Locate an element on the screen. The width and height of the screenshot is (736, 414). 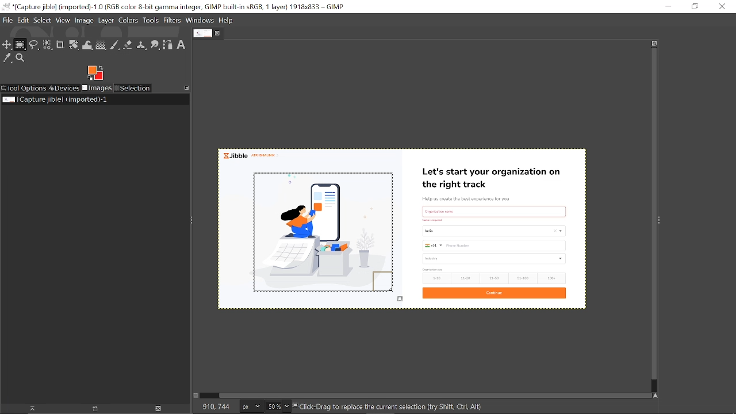
Restore down is located at coordinates (691, 7).